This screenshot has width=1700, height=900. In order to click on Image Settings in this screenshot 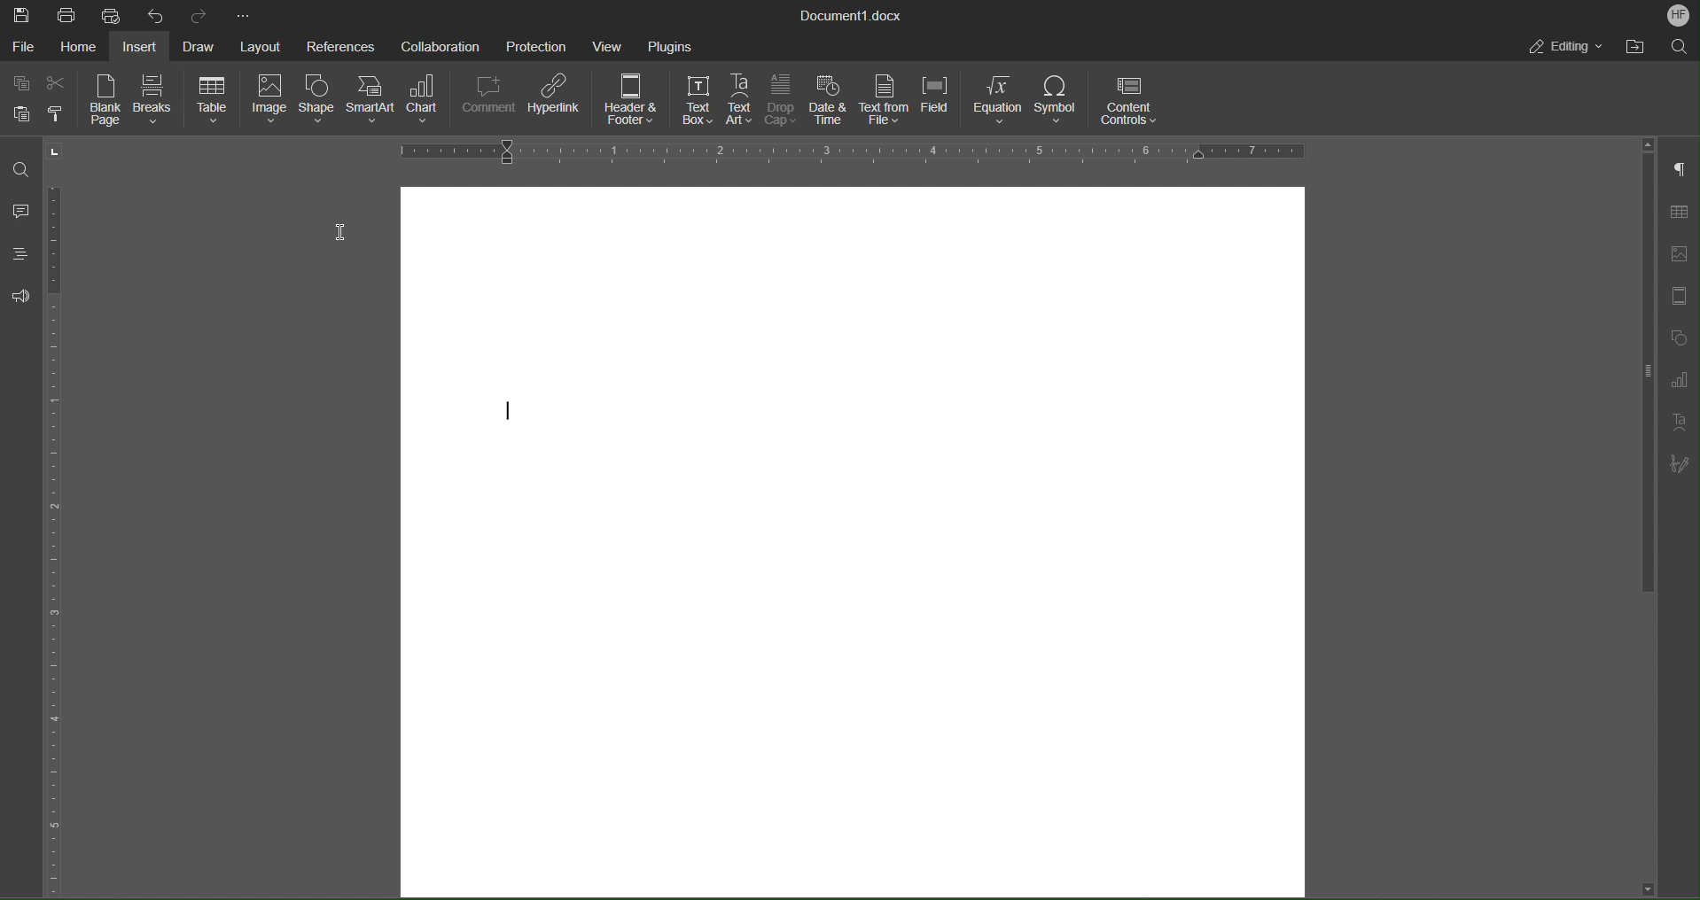, I will do `click(1678, 255)`.